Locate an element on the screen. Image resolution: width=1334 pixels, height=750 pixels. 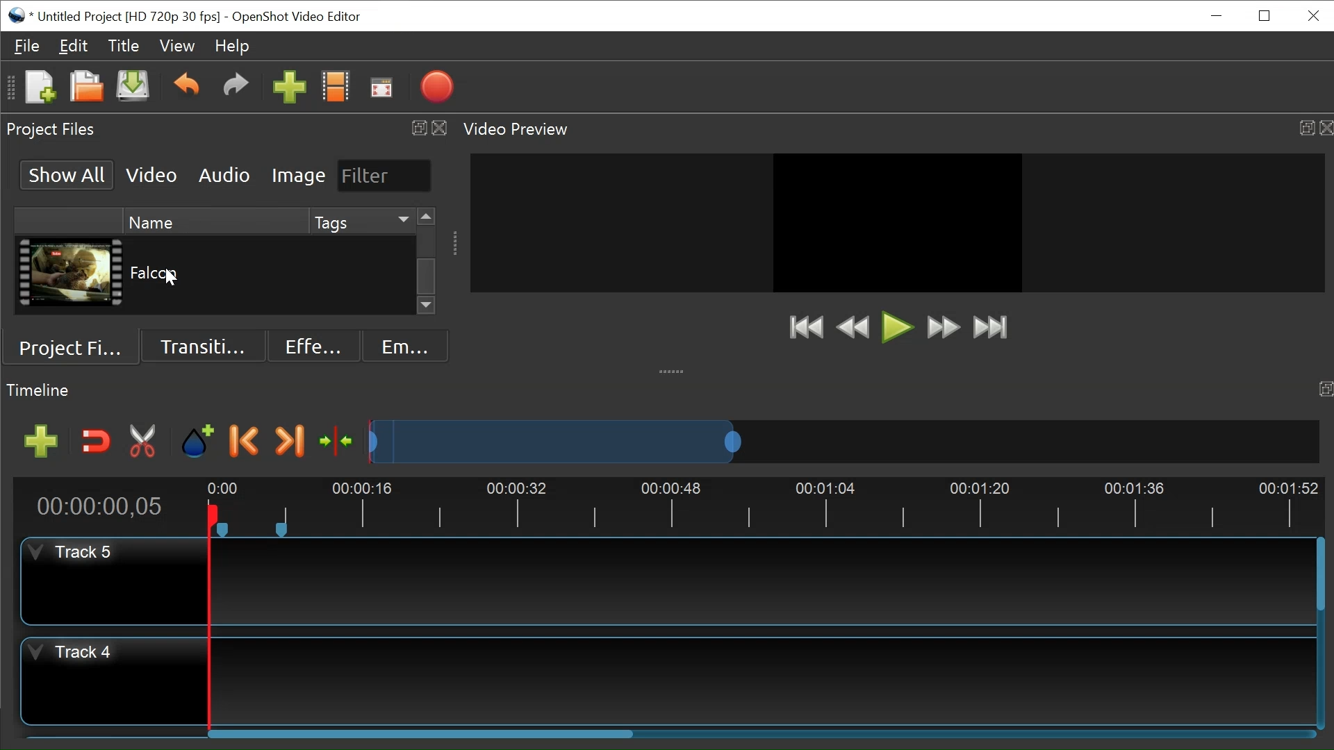
Track Header is located at coordinates (76, 553).